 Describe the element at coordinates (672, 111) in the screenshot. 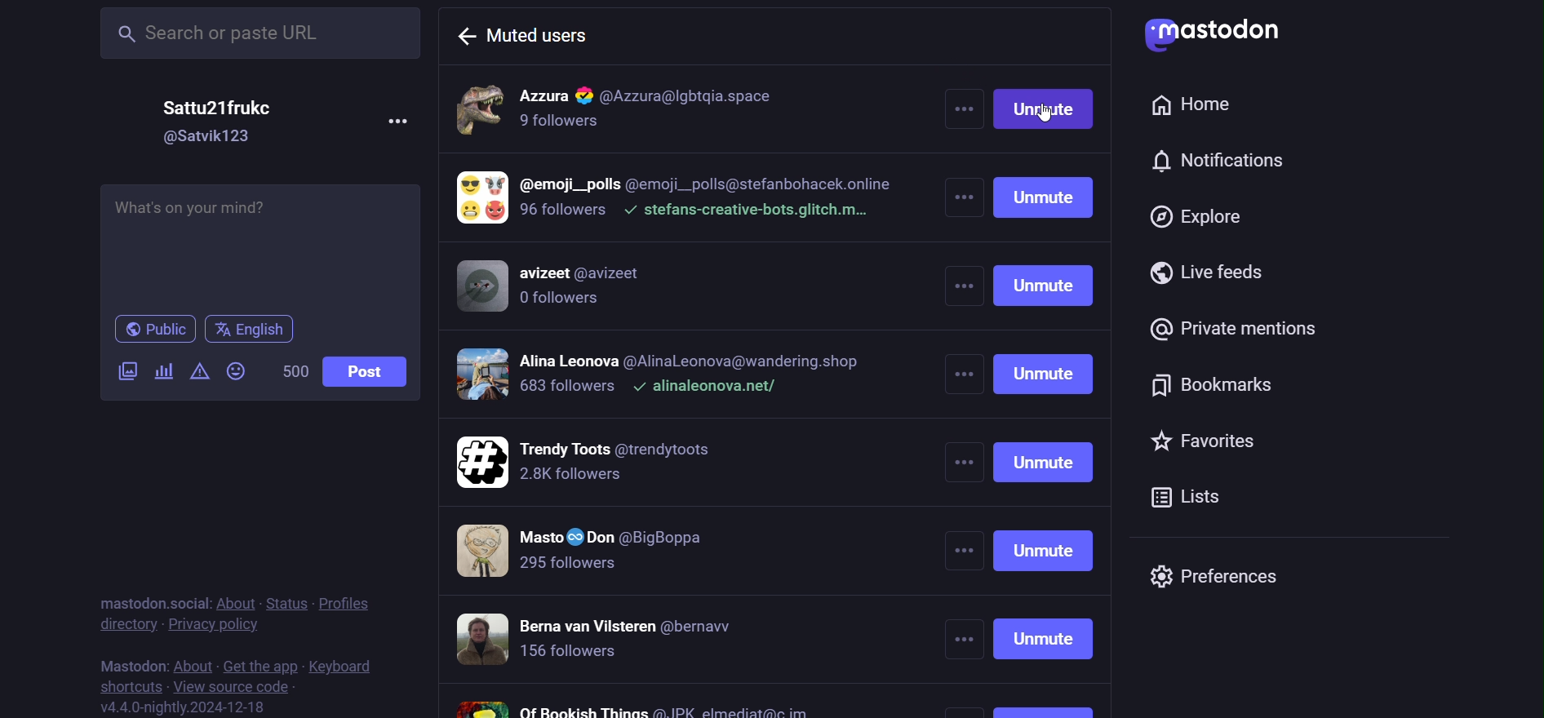

I see `muted user 1` at that location.